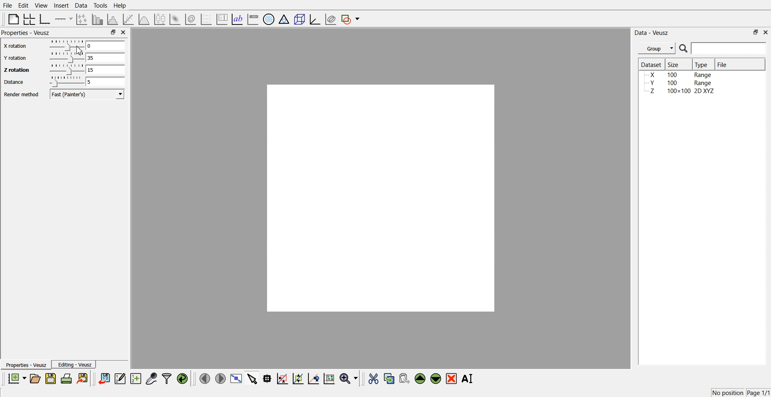 The image size is (771, 397). What do you see at coordinates (41, 6) in the screenshot?
I see `View` at bounding box center [41, 6].